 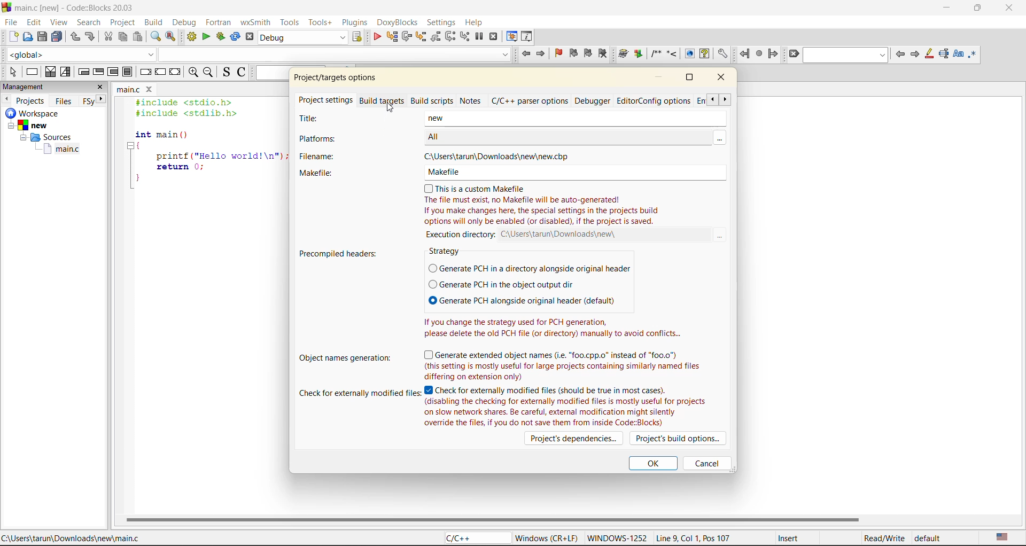 I want to click on debug, so click(x=188, y=24).